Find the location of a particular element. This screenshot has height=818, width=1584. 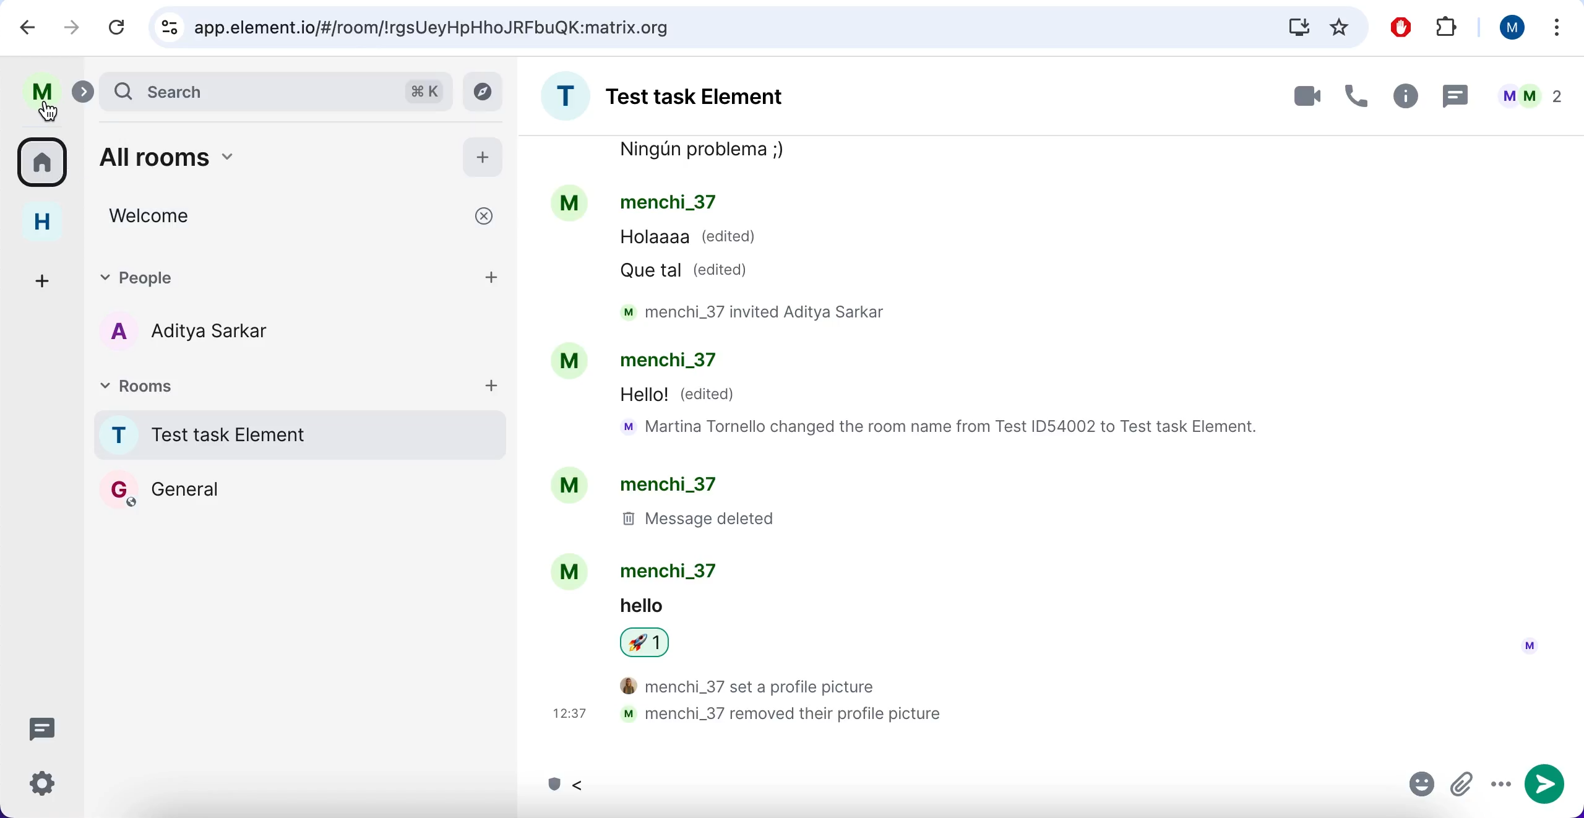

options is located at coordinates (1500, 788).